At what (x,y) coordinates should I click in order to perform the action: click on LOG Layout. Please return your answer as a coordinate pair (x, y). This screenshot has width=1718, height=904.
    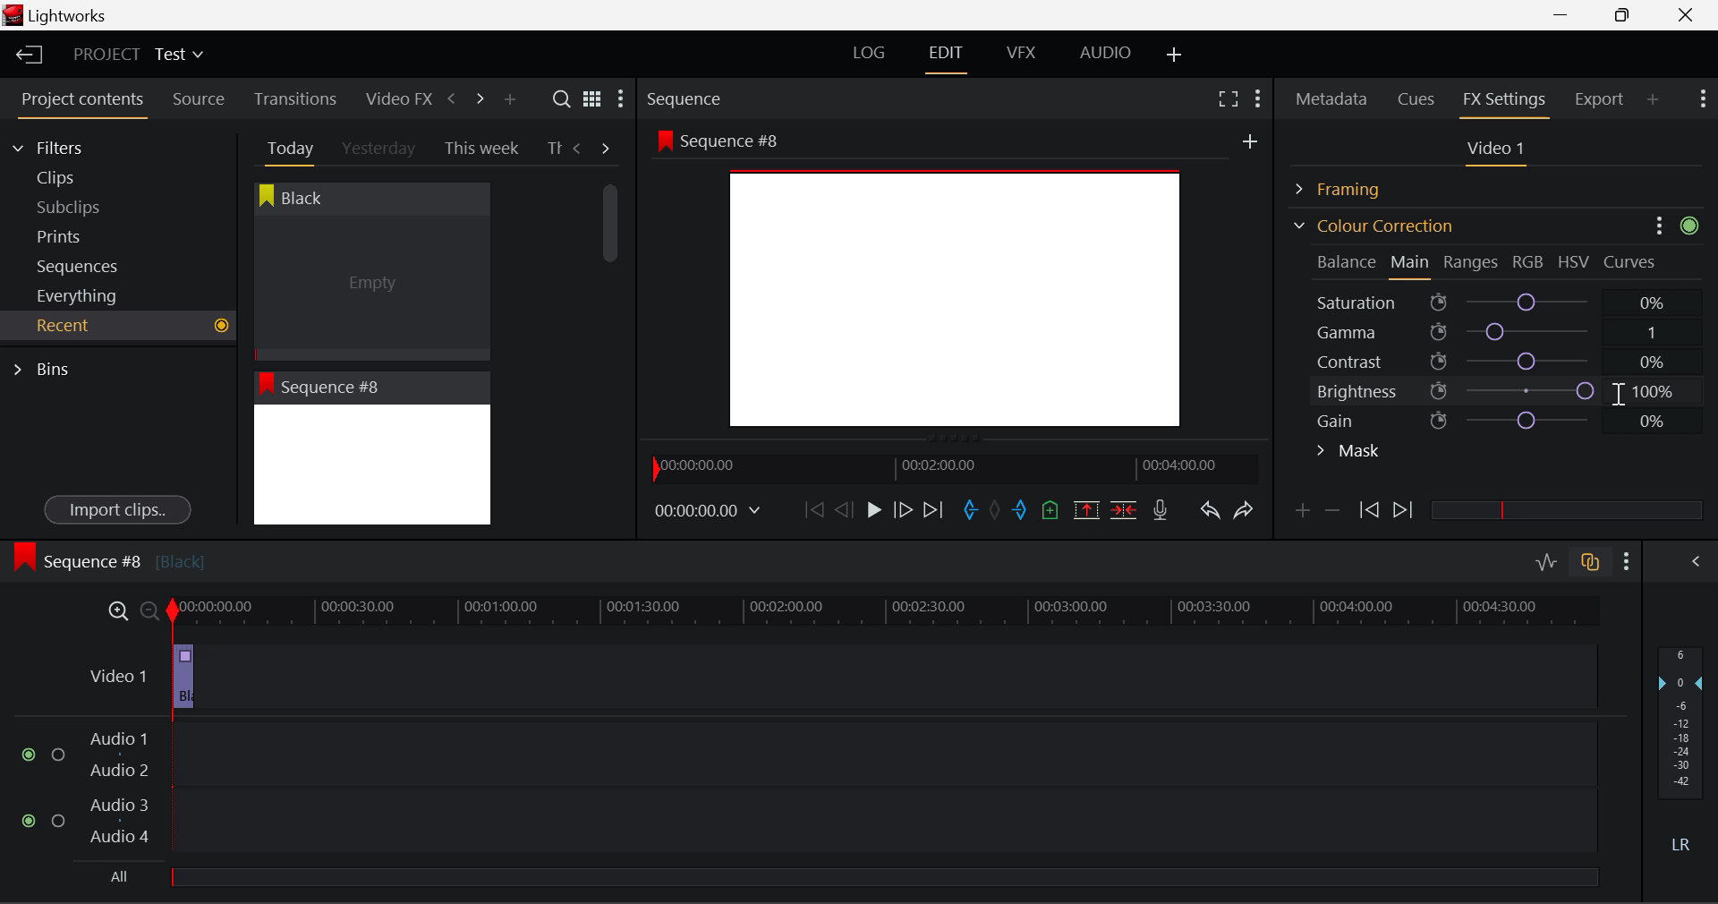
    Looking at the image, I should click on (868, 52).